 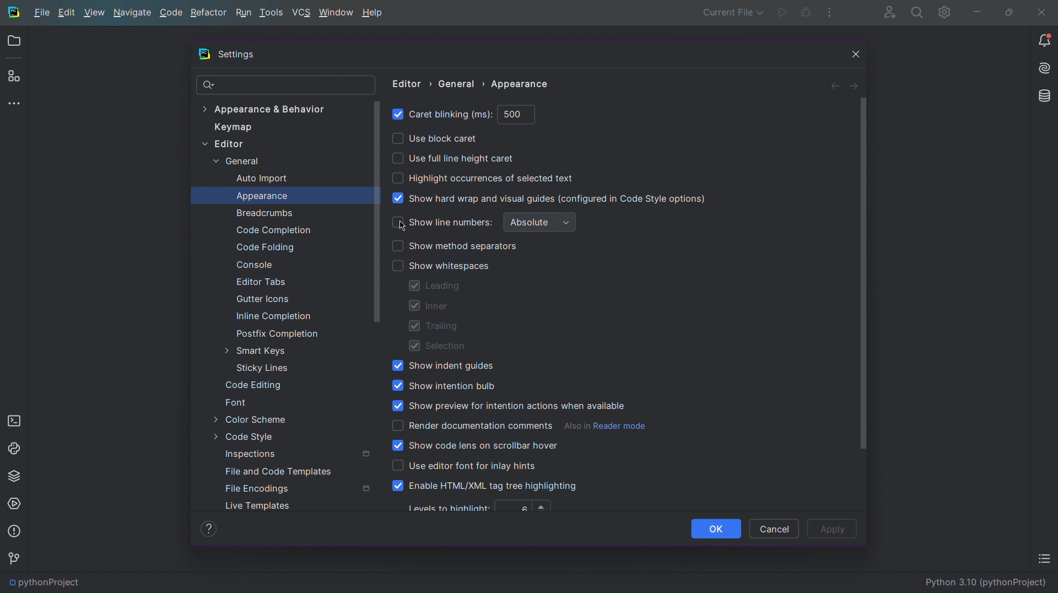 What do you see at coordinates (453, 158) in the screenshot?
I see `Use full line height caret` at bounding box center [453, 158].